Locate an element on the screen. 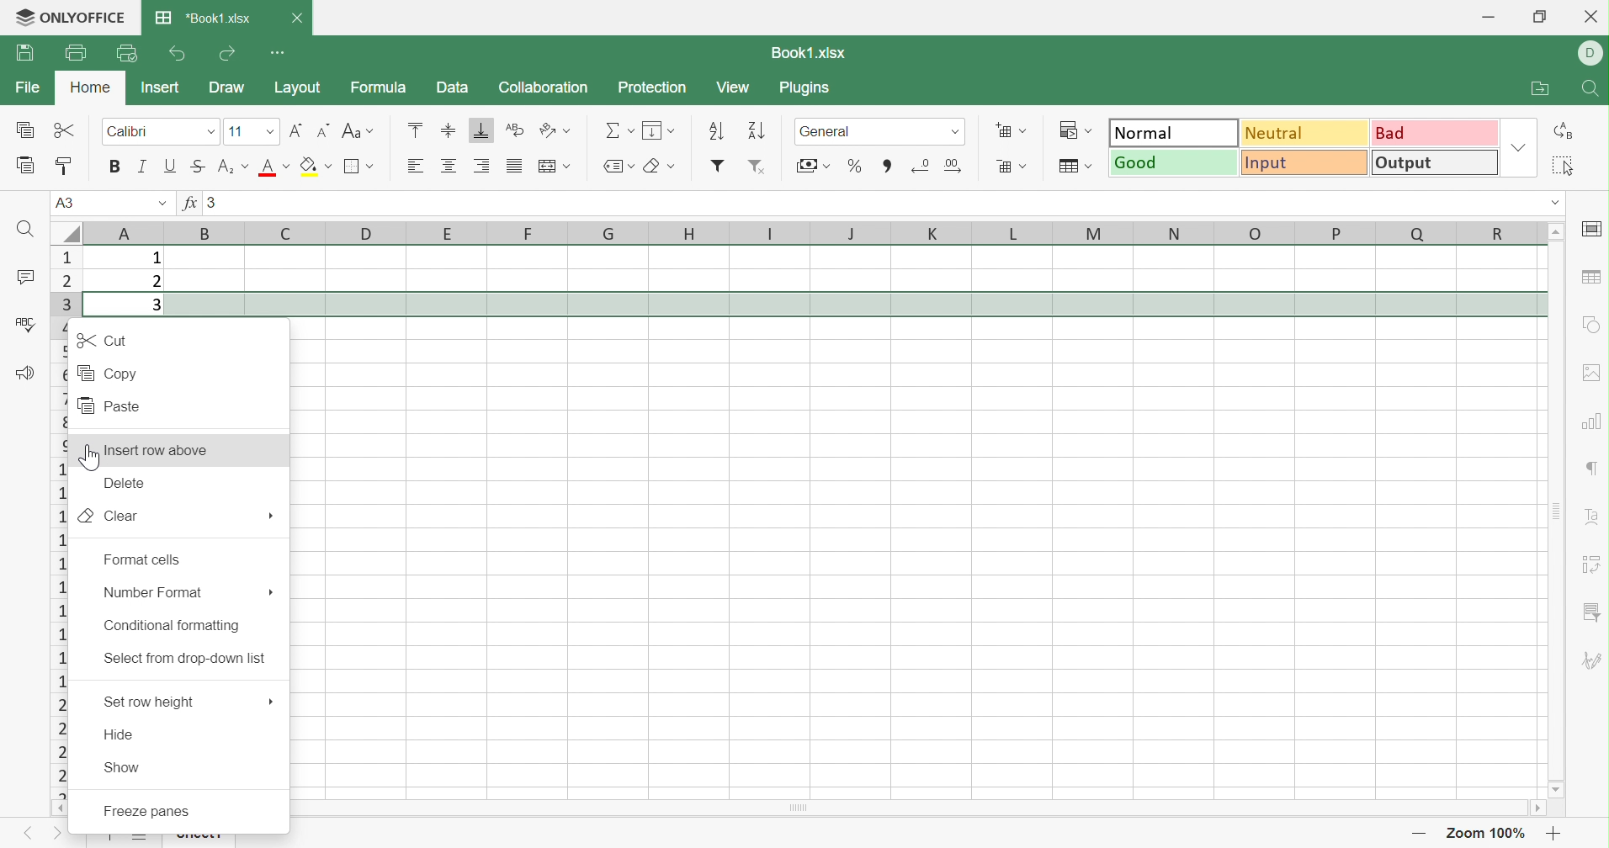  Summation is located at coordinates (614, 129).